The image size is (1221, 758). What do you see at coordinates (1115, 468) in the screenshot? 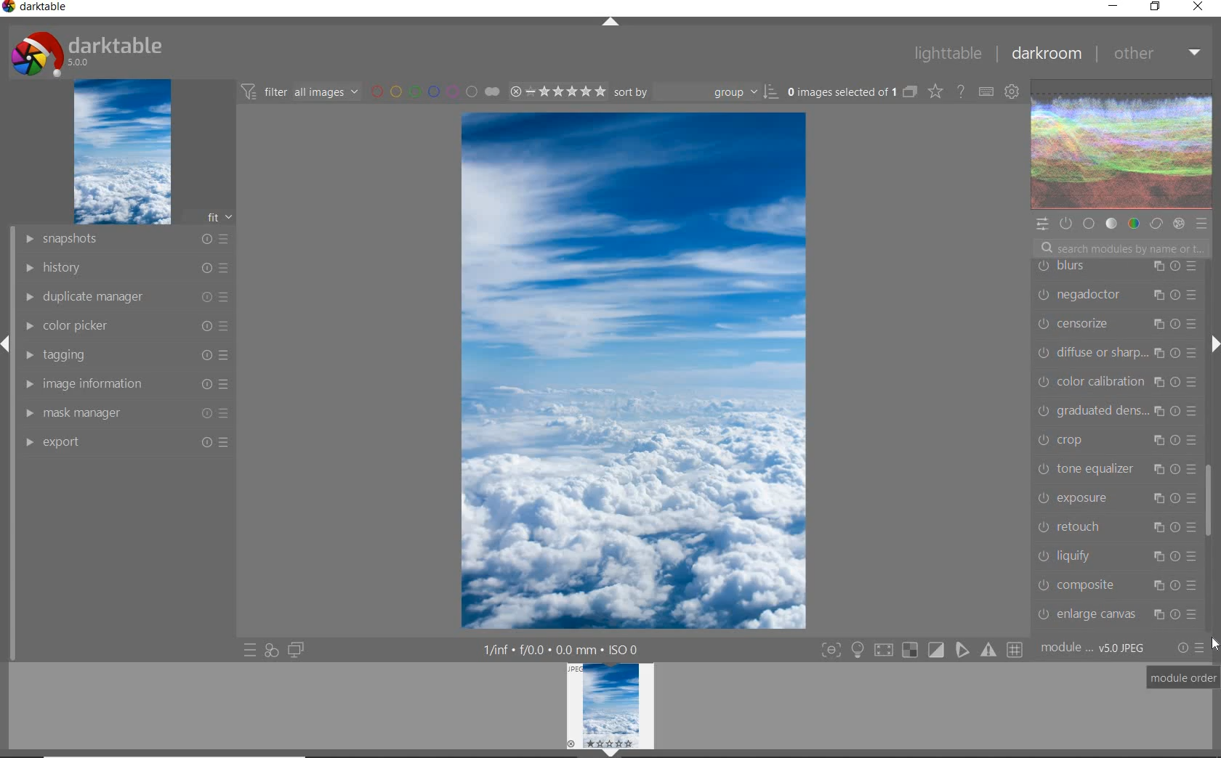
I see `tone equalizer` at bounding box center [1115, 468].